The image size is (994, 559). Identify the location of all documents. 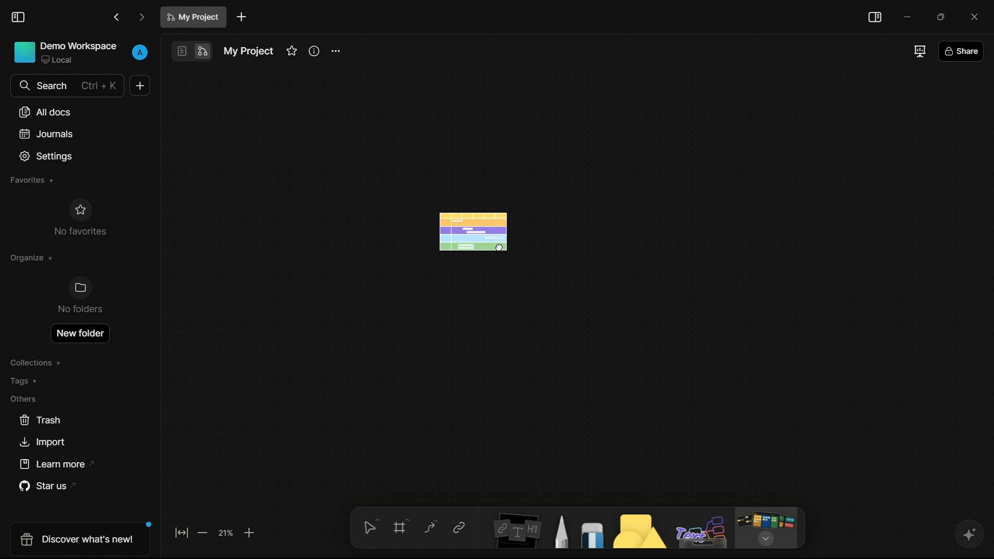
(45, 113).